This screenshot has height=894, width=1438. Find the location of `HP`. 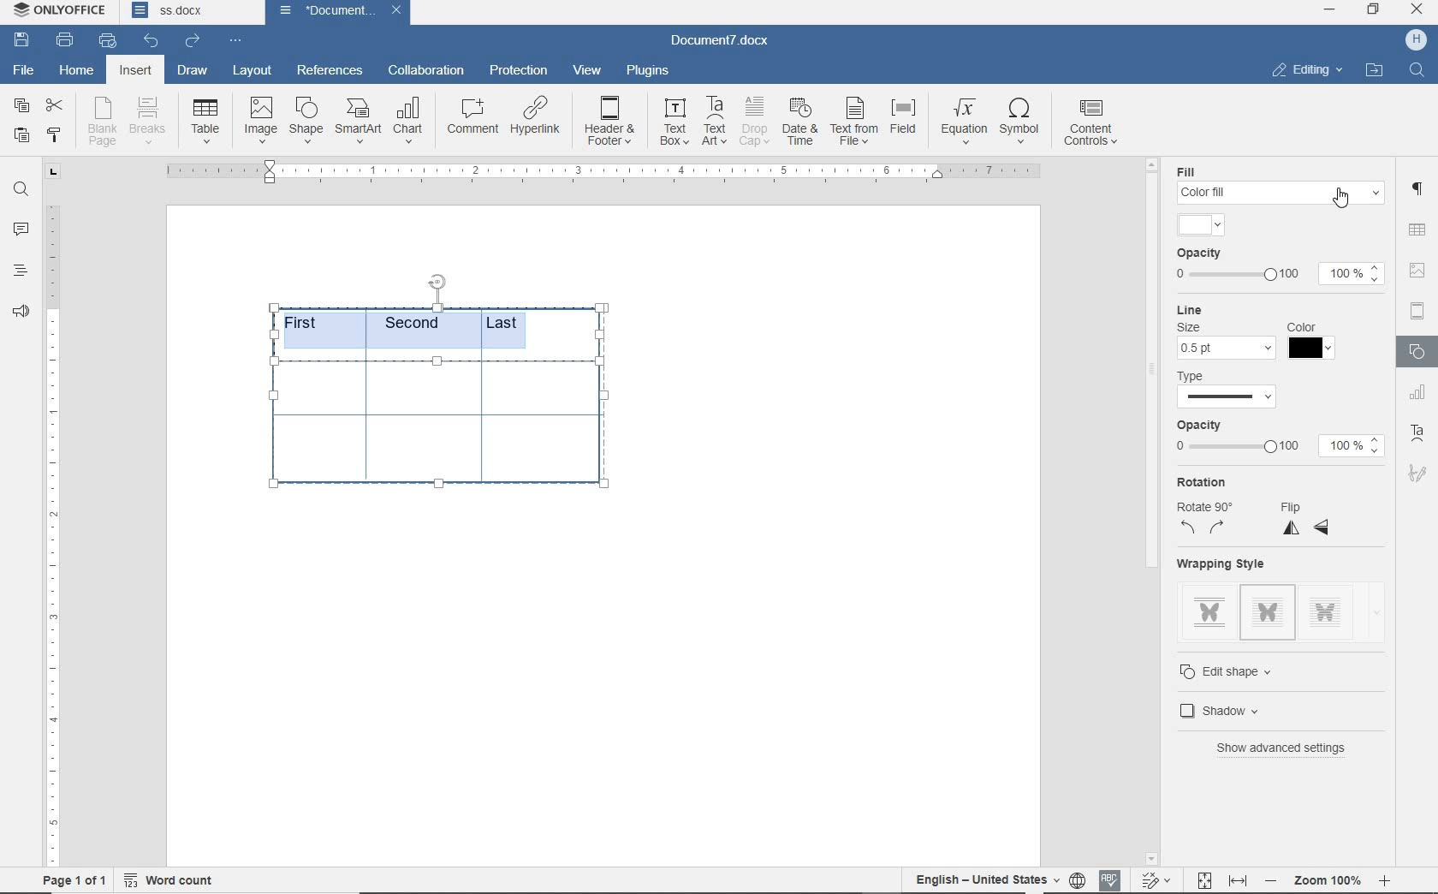

HP is located at coordinates (1414, 39).